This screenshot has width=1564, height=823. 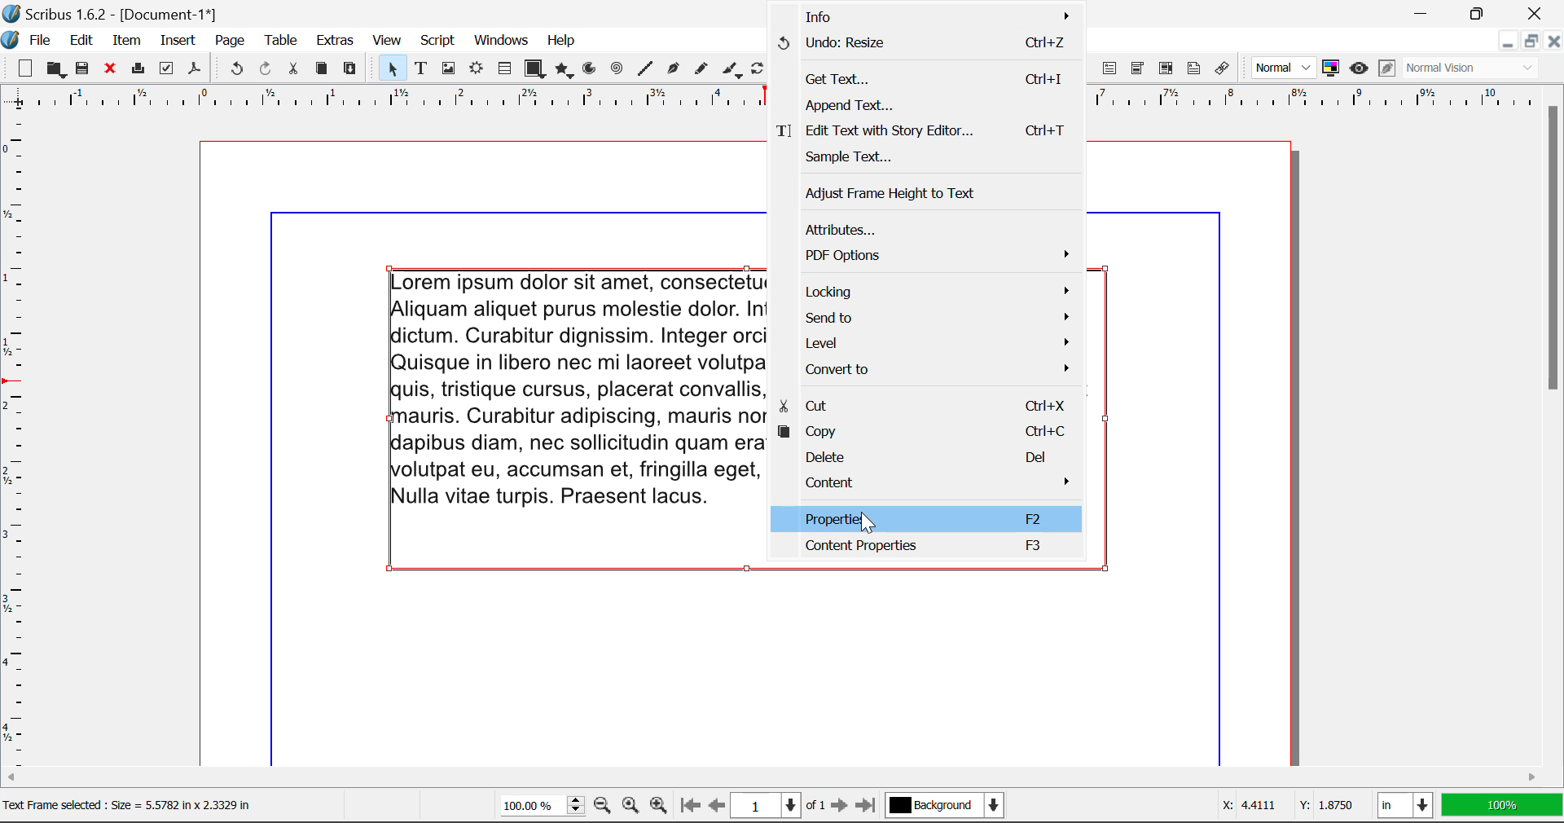 I want to click on Sample Text, so click(x=925, y=159).